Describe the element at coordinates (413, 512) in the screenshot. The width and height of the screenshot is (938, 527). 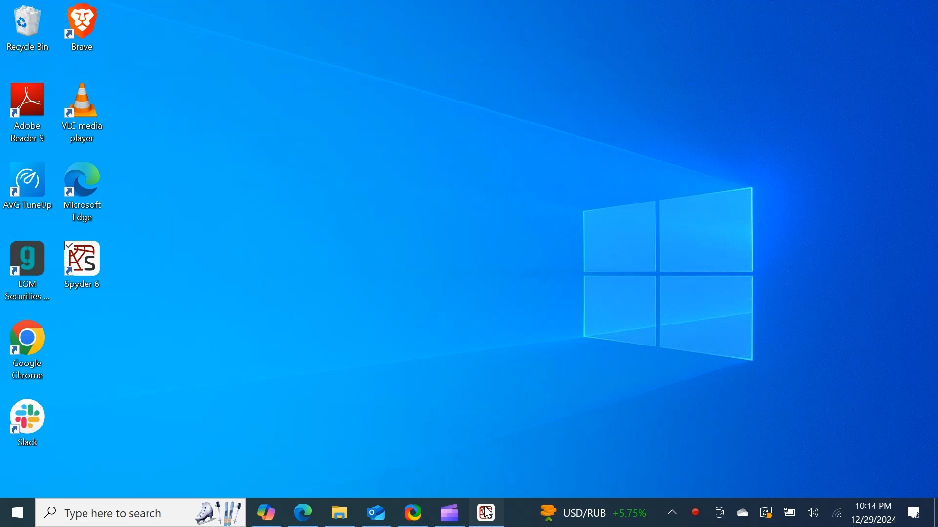
I see `ShareX` at that location.